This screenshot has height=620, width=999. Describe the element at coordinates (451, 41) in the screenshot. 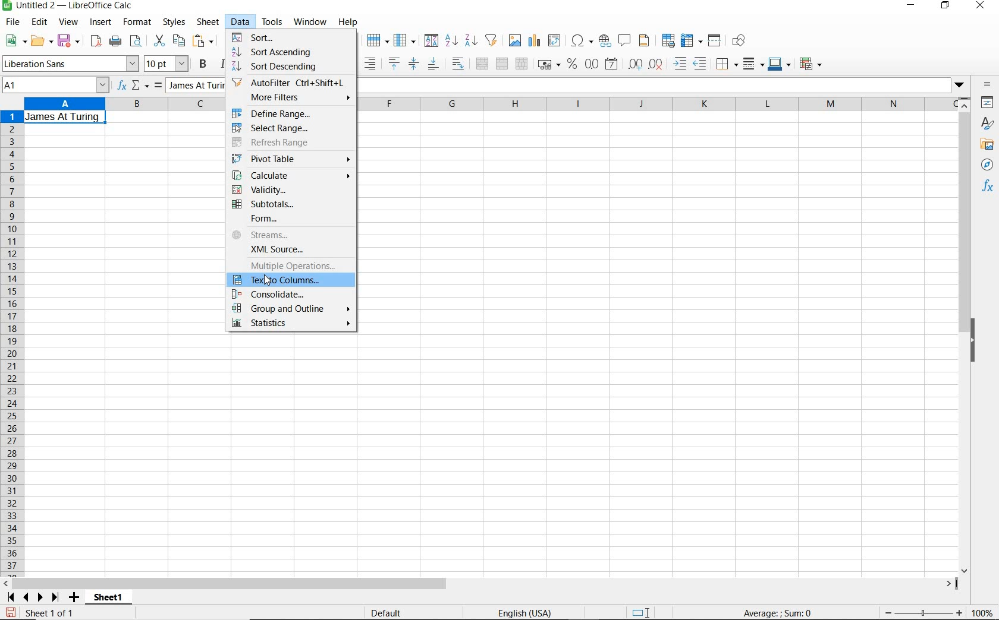

I see `sort ascending` at that location.